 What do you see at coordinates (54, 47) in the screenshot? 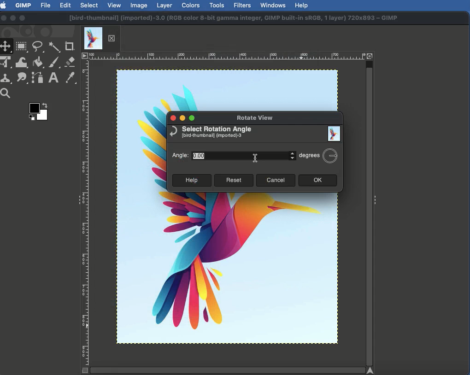
I see `Fuzzy selector` at bounding box center [54, 47].